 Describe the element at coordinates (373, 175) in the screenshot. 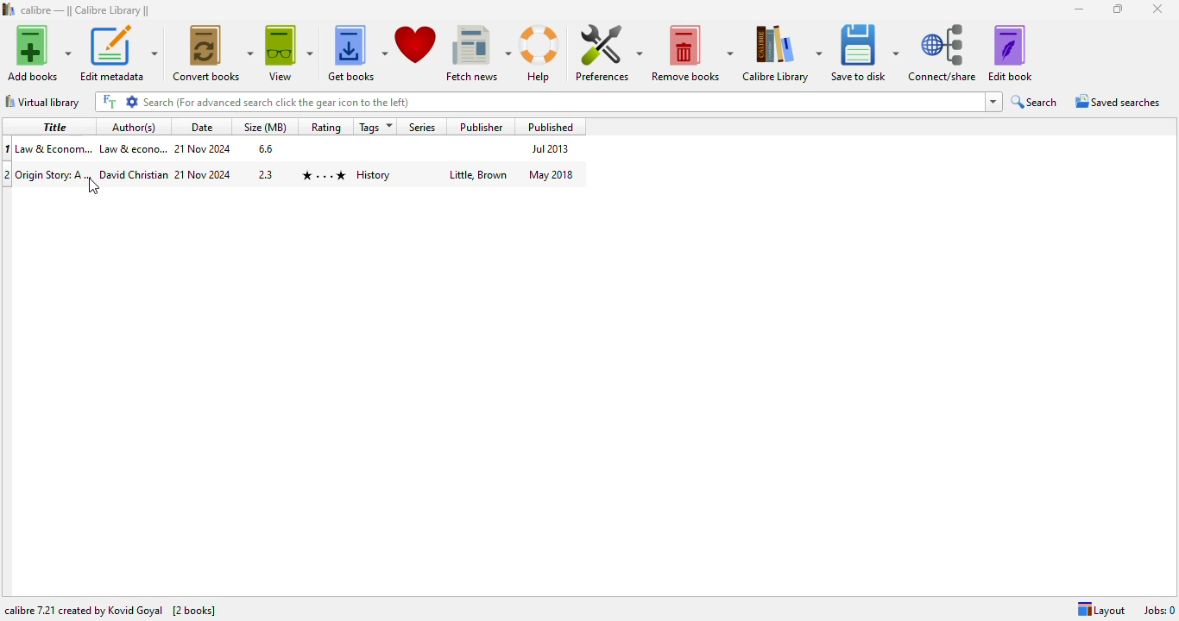

I see `history` at that location.